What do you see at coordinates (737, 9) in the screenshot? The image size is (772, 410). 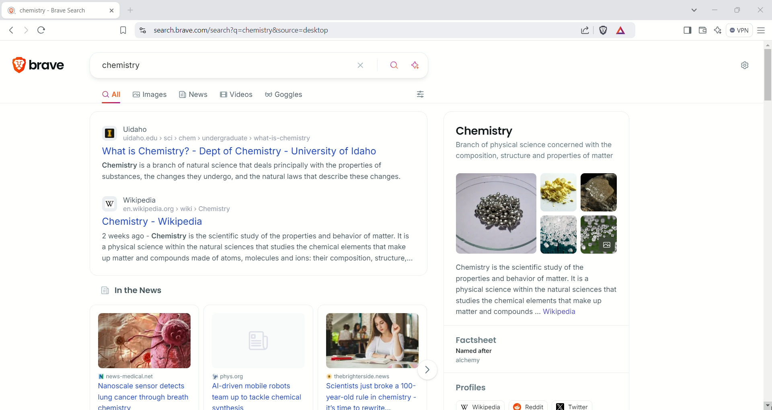 I see `maximize` at bounding box center [737, 9].